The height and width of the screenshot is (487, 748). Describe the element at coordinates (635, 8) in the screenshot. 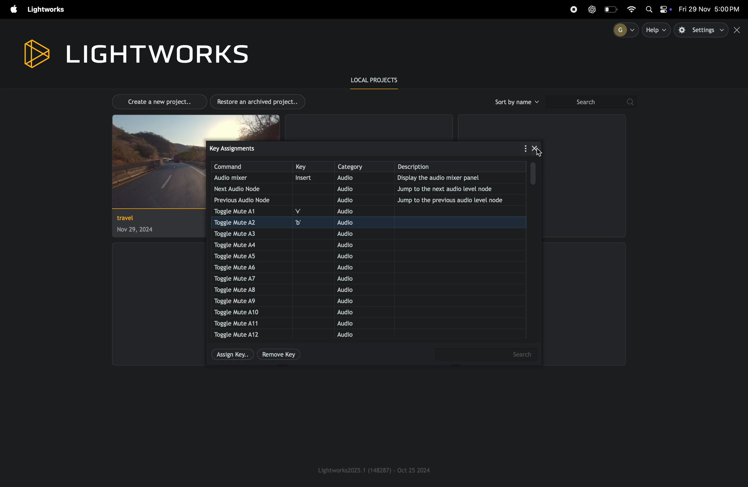

I see `wifi` at that location.